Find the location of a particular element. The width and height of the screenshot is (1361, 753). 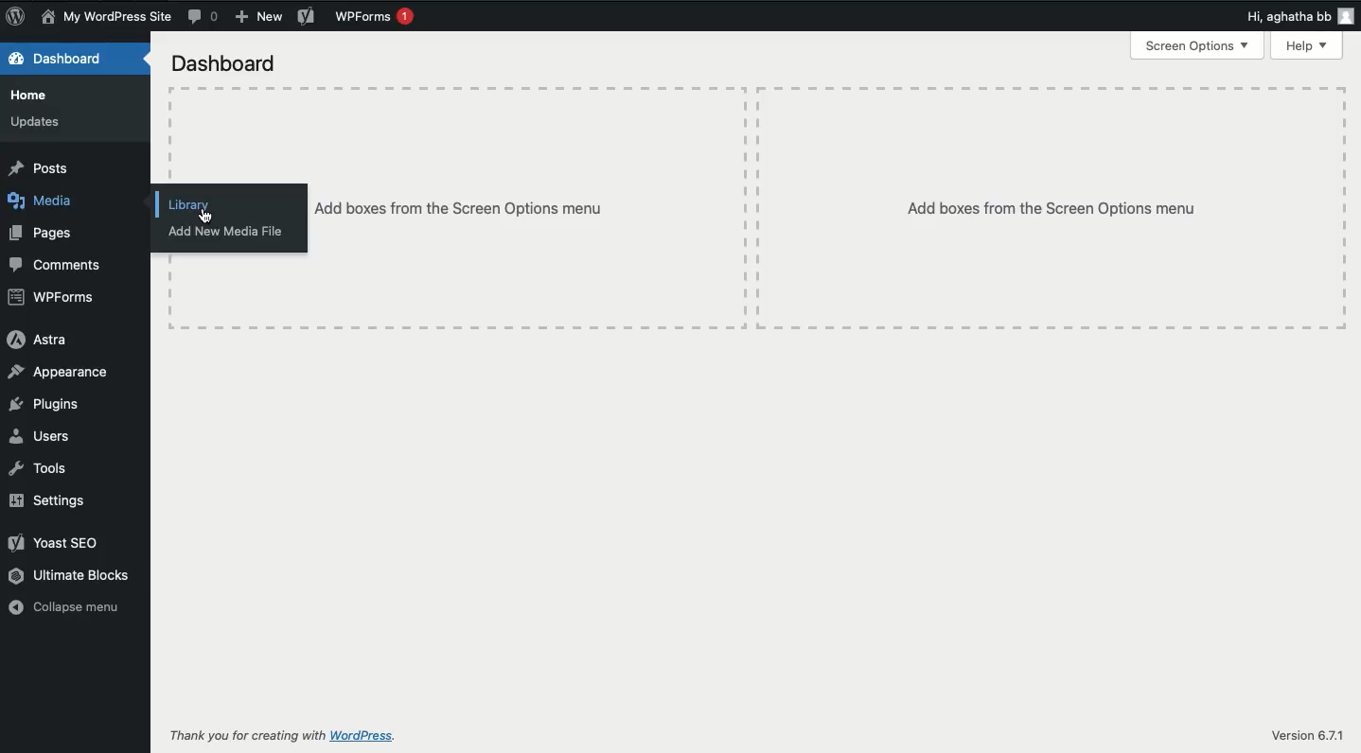

cursor is located at coordinates (207, 217).